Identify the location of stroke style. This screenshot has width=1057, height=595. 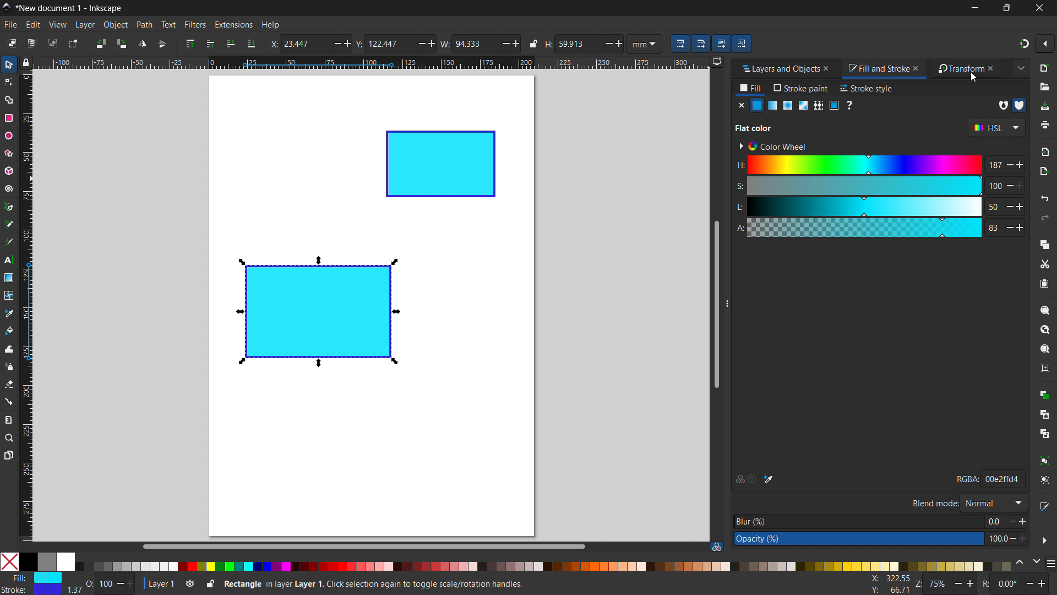
(867, 88).